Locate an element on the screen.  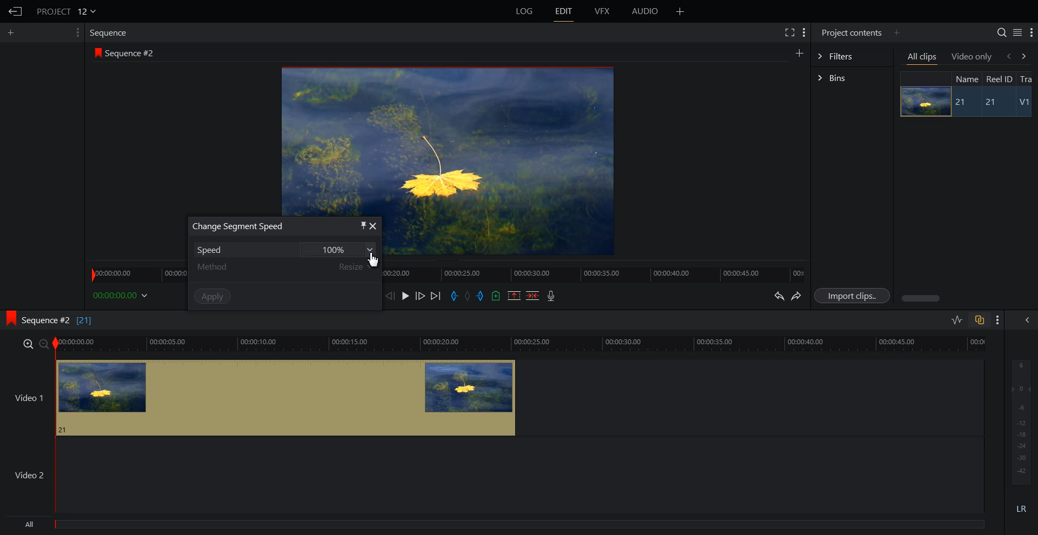
Horizontal scroll bar is located at coordinates (922, 298).